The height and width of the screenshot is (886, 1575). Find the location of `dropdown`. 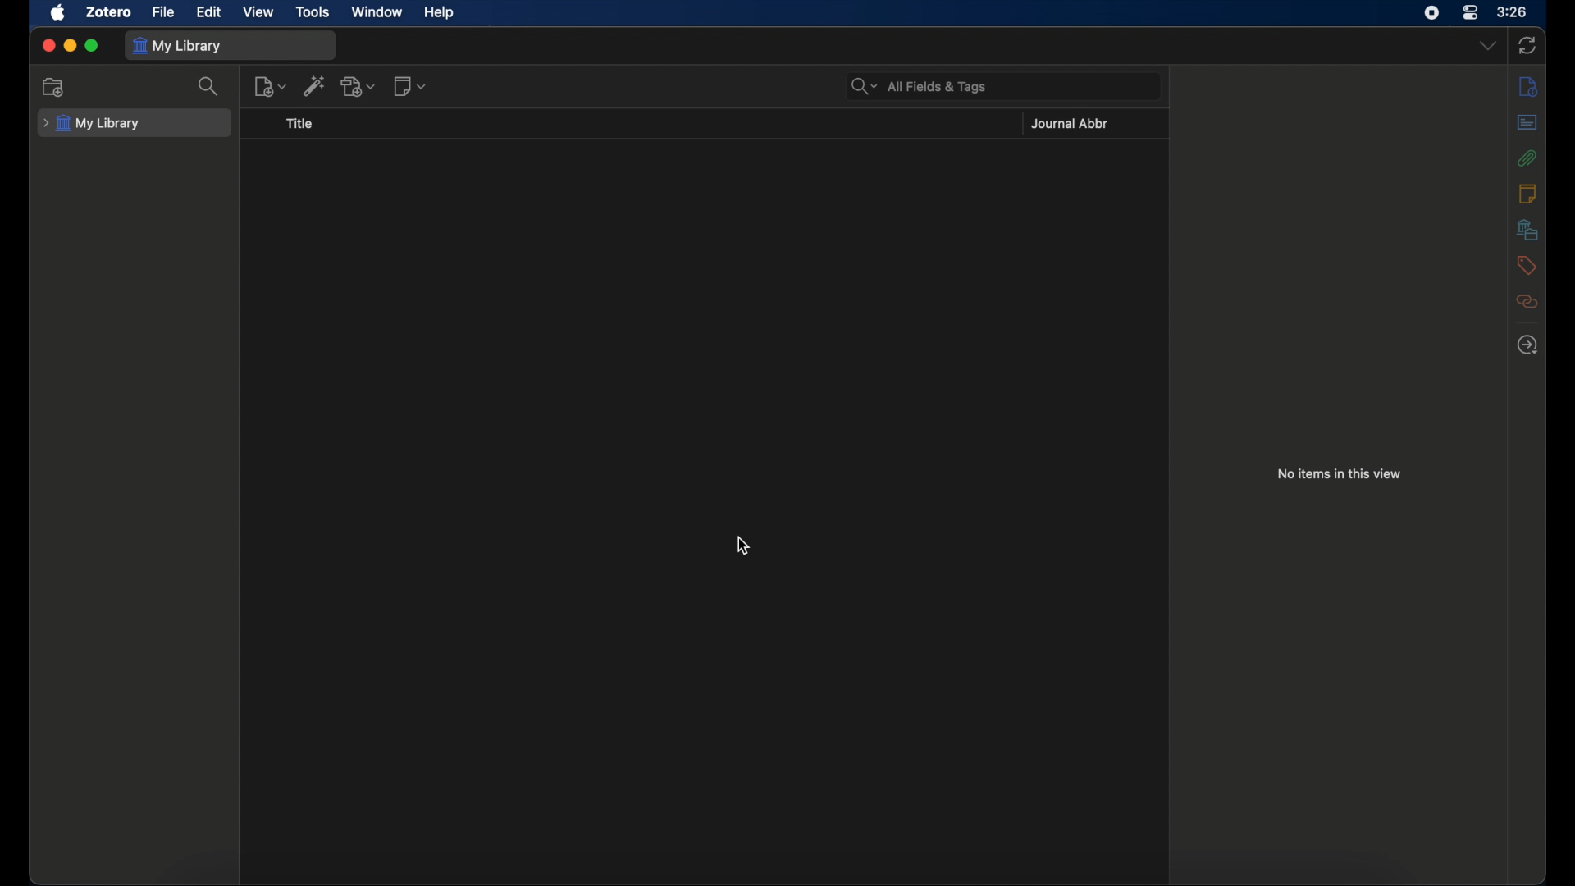

dropdown is located at coordinates (1486, 46).